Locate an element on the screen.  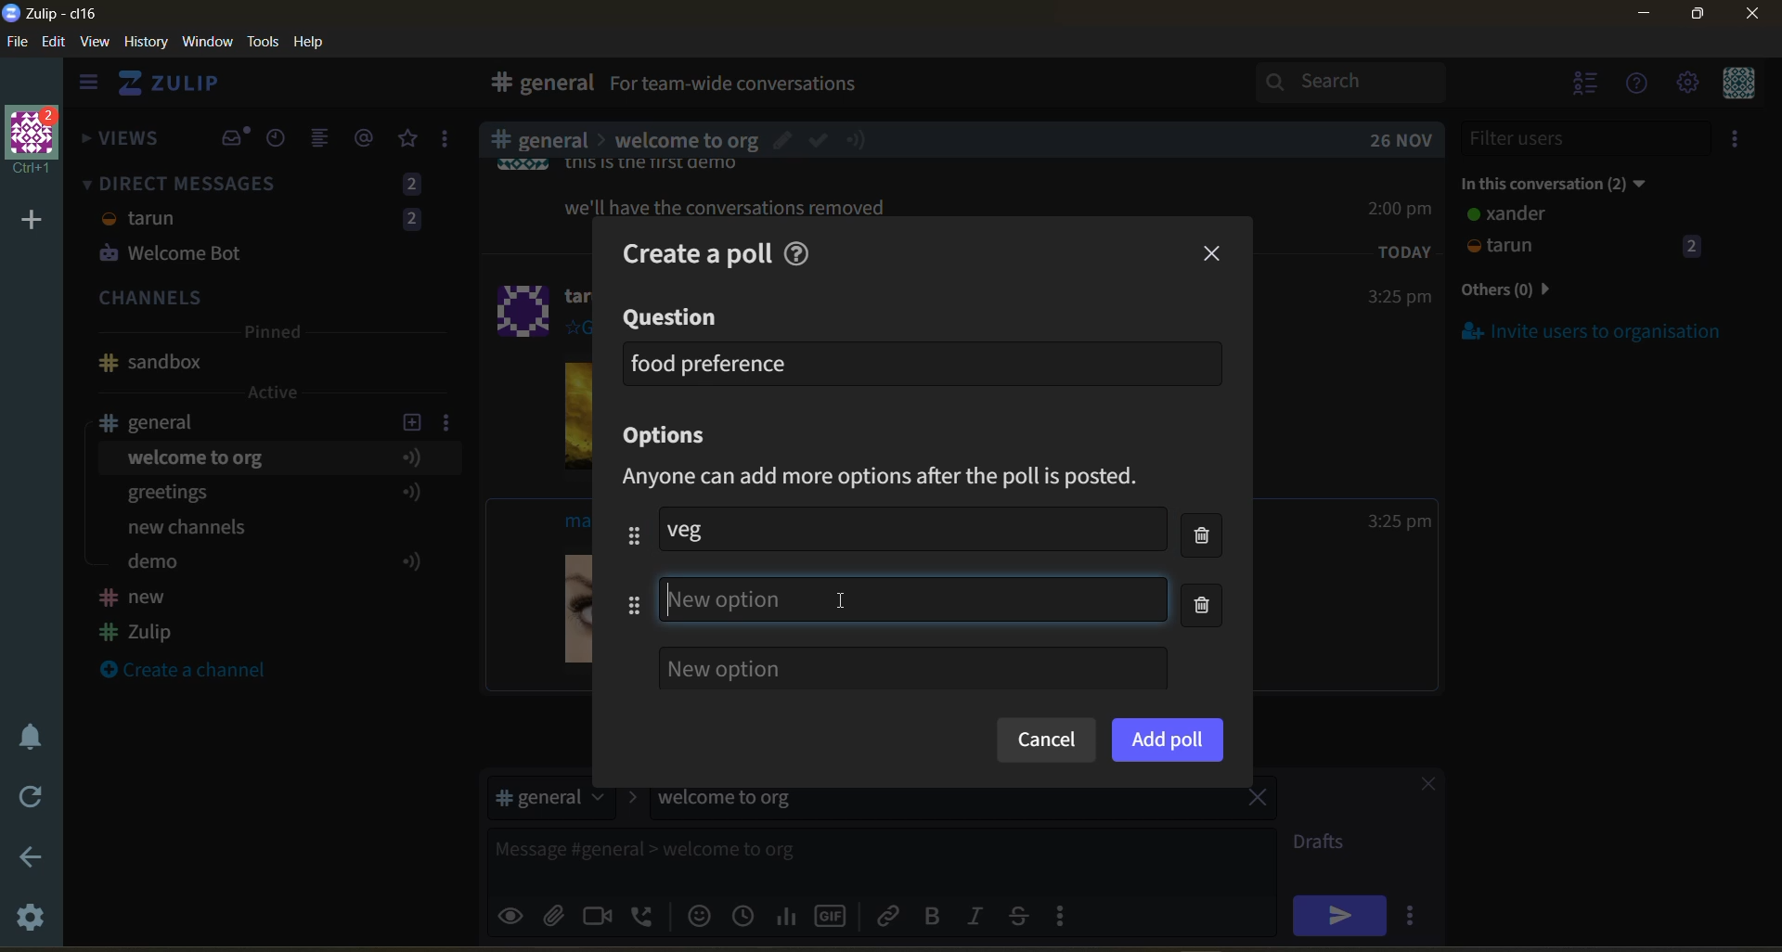
send is located at coordinates (1339, 915).